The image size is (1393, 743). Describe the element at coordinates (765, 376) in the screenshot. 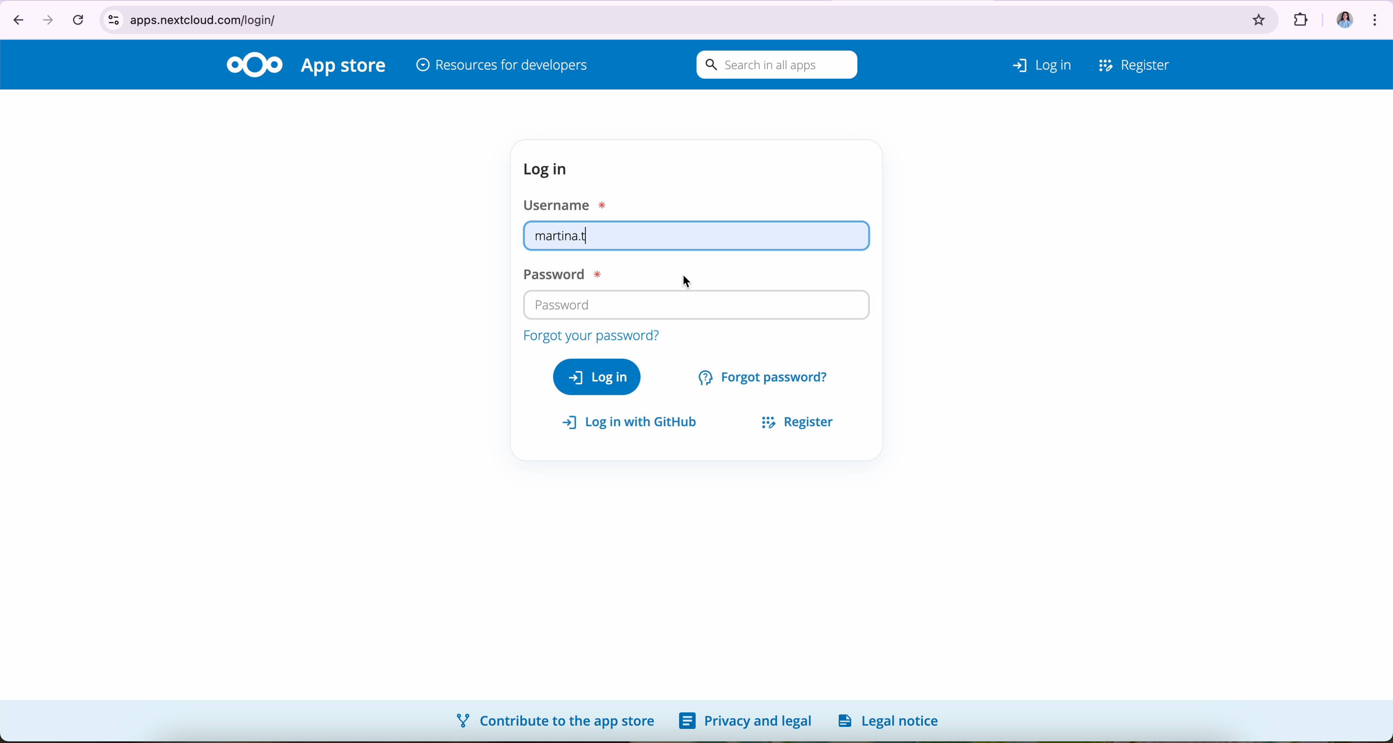

I see `forgot password` at that location.